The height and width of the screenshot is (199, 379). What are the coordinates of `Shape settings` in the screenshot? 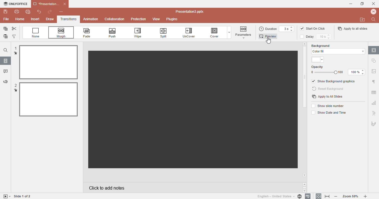 It's located at (374, 61).